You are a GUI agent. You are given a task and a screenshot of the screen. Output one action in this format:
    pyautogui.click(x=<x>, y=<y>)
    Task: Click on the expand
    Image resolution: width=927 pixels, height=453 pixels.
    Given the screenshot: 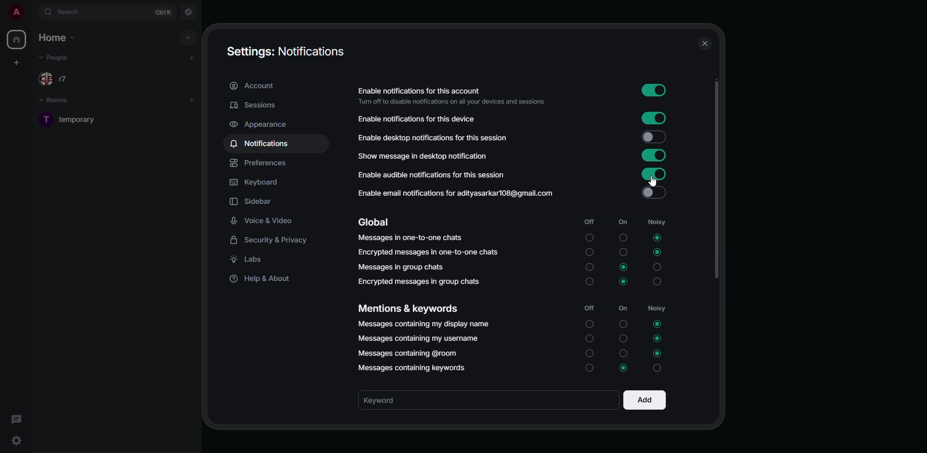 What is the action you would take?
    pyautogui.click(x=33, y=13)
    